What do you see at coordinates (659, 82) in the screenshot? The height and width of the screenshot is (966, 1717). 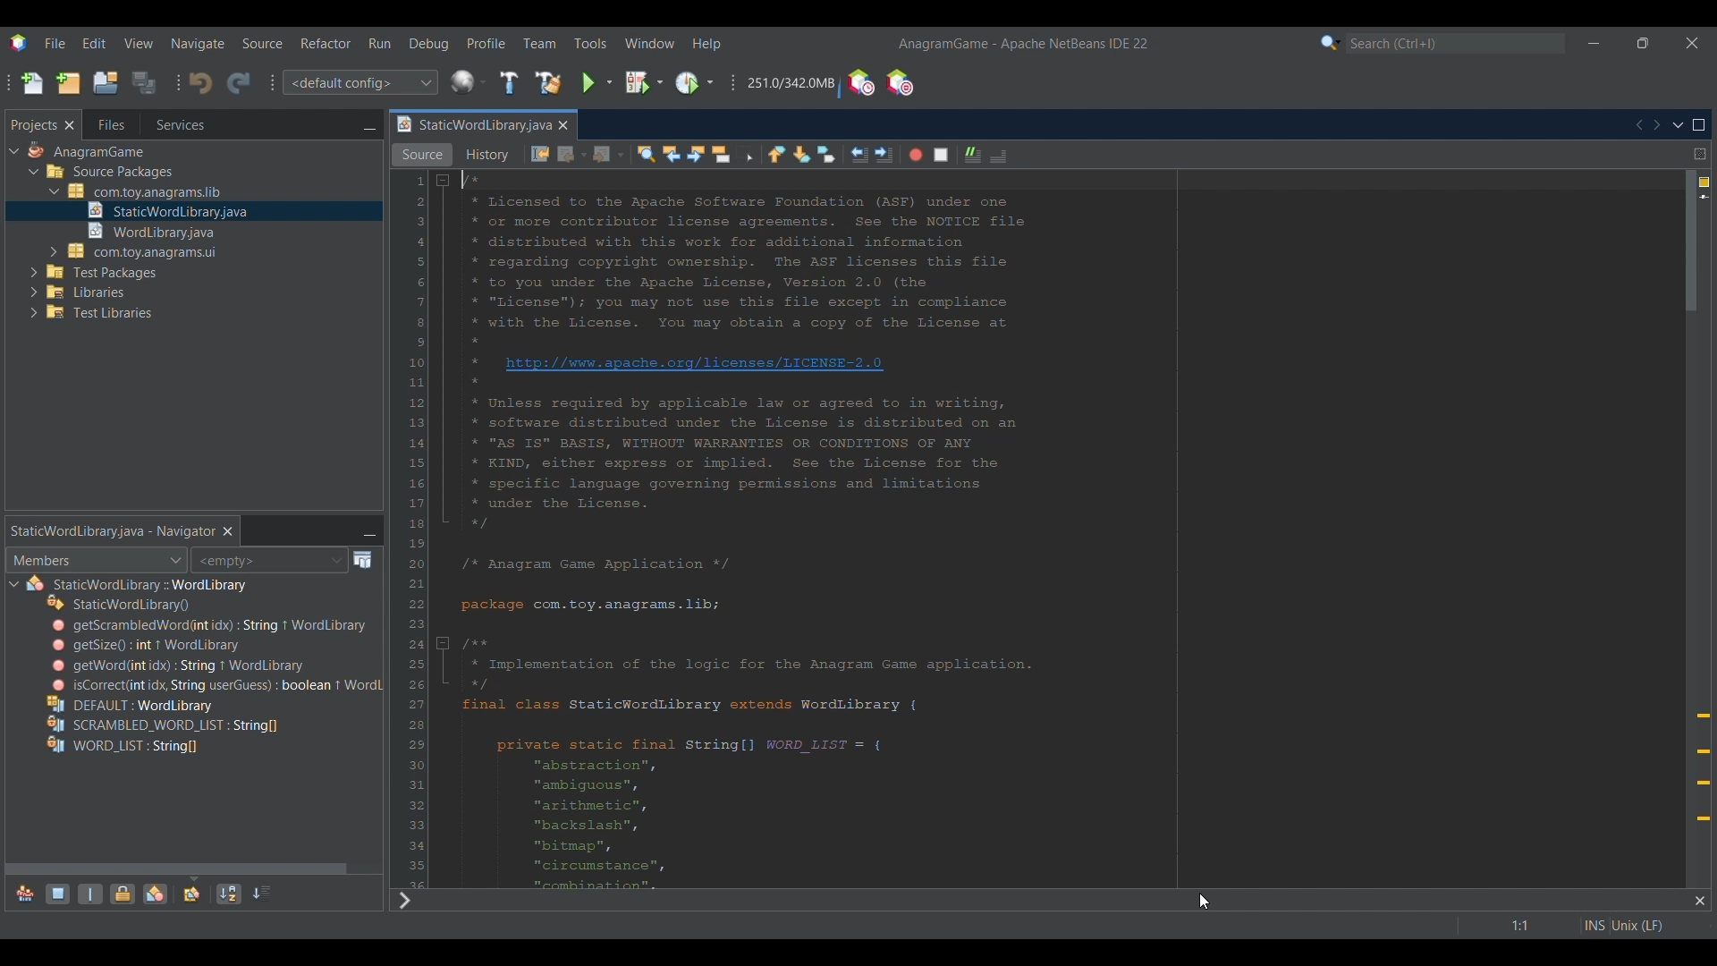 I see `Debug project options` at bounding box center [659, 82].